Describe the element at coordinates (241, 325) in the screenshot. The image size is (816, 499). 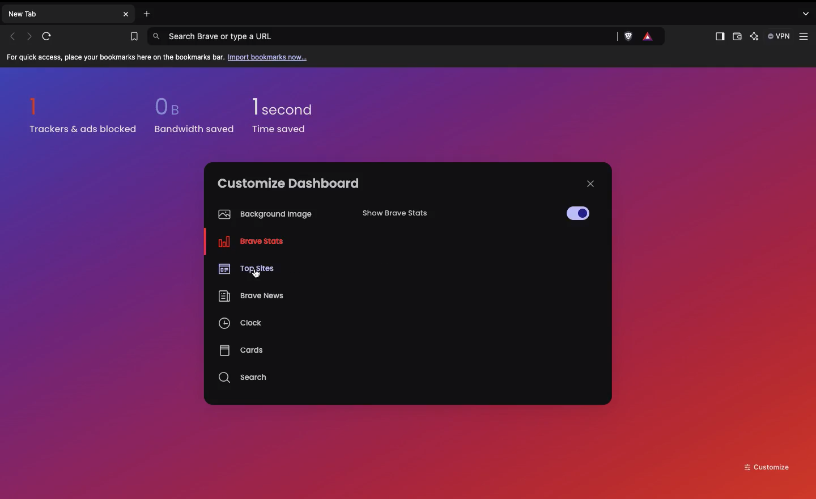
I see `Clock` at that location.